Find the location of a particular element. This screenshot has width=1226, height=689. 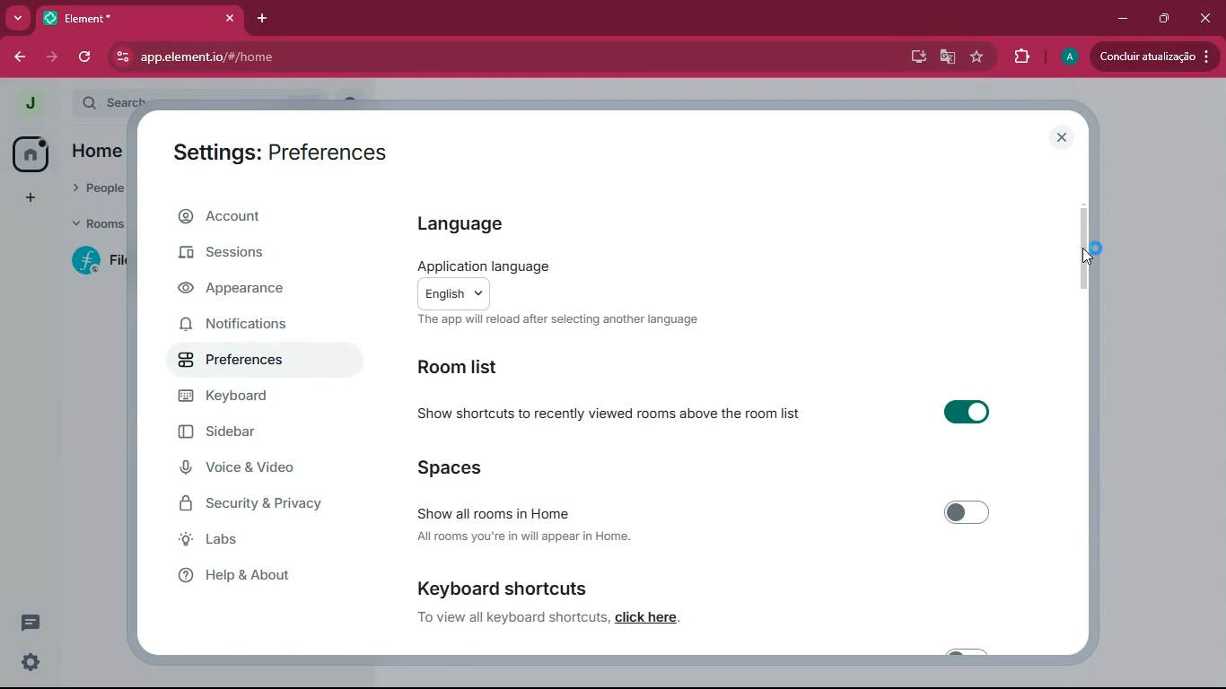

keyboard shortcuts is located at coordinates (504, 587).